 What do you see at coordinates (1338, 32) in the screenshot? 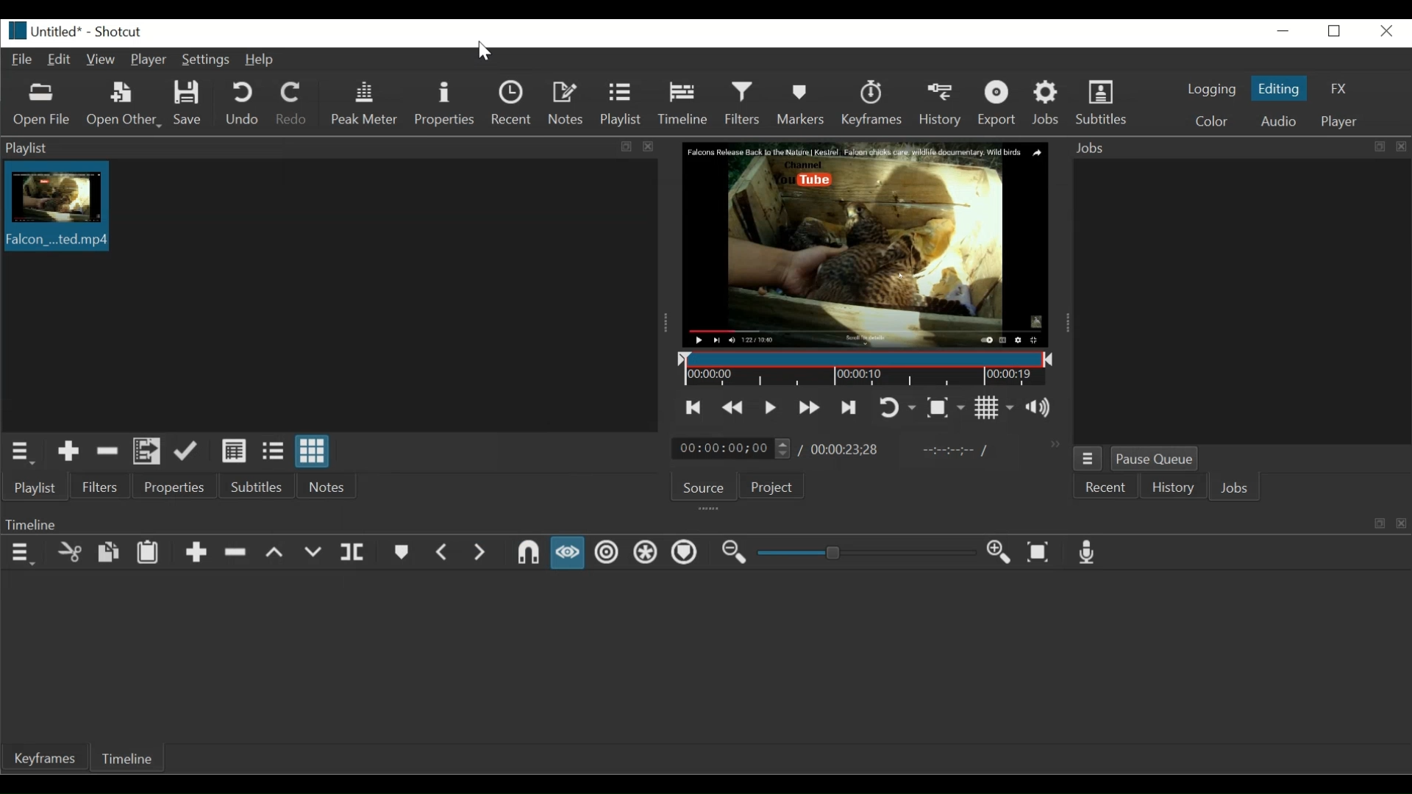
I see `Restore` at bounding box center [1338, 32].